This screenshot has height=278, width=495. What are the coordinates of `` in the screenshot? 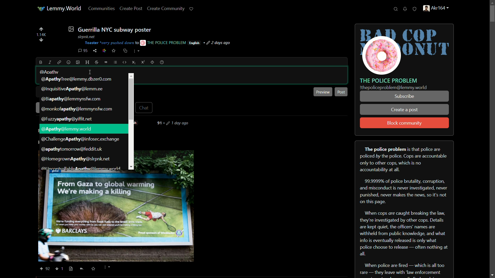 It's located at (131, 167).